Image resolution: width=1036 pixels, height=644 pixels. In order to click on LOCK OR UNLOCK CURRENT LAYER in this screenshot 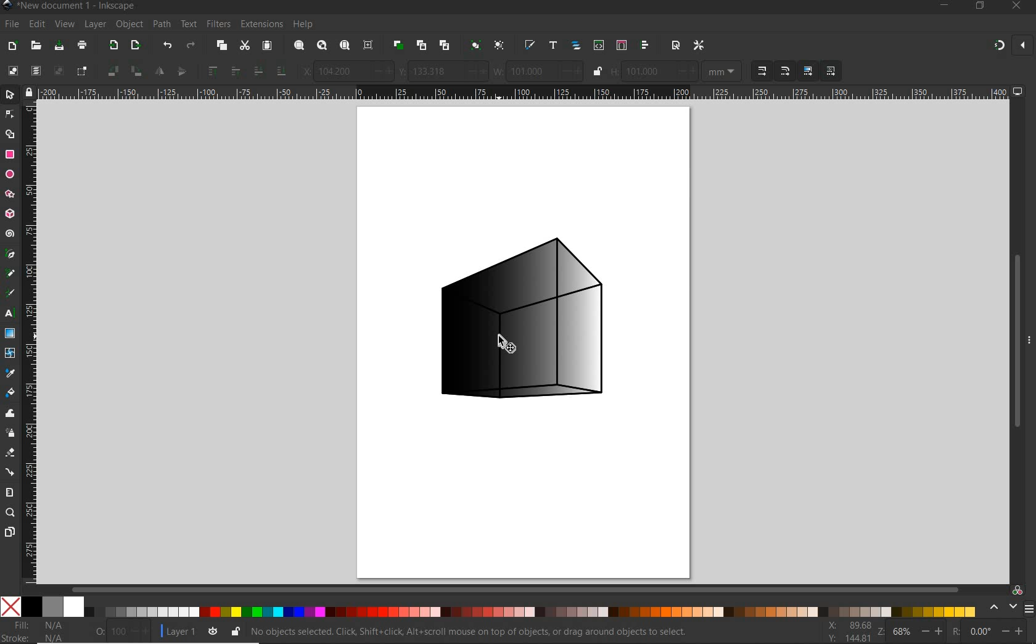, I will do `click(235, 631)`.